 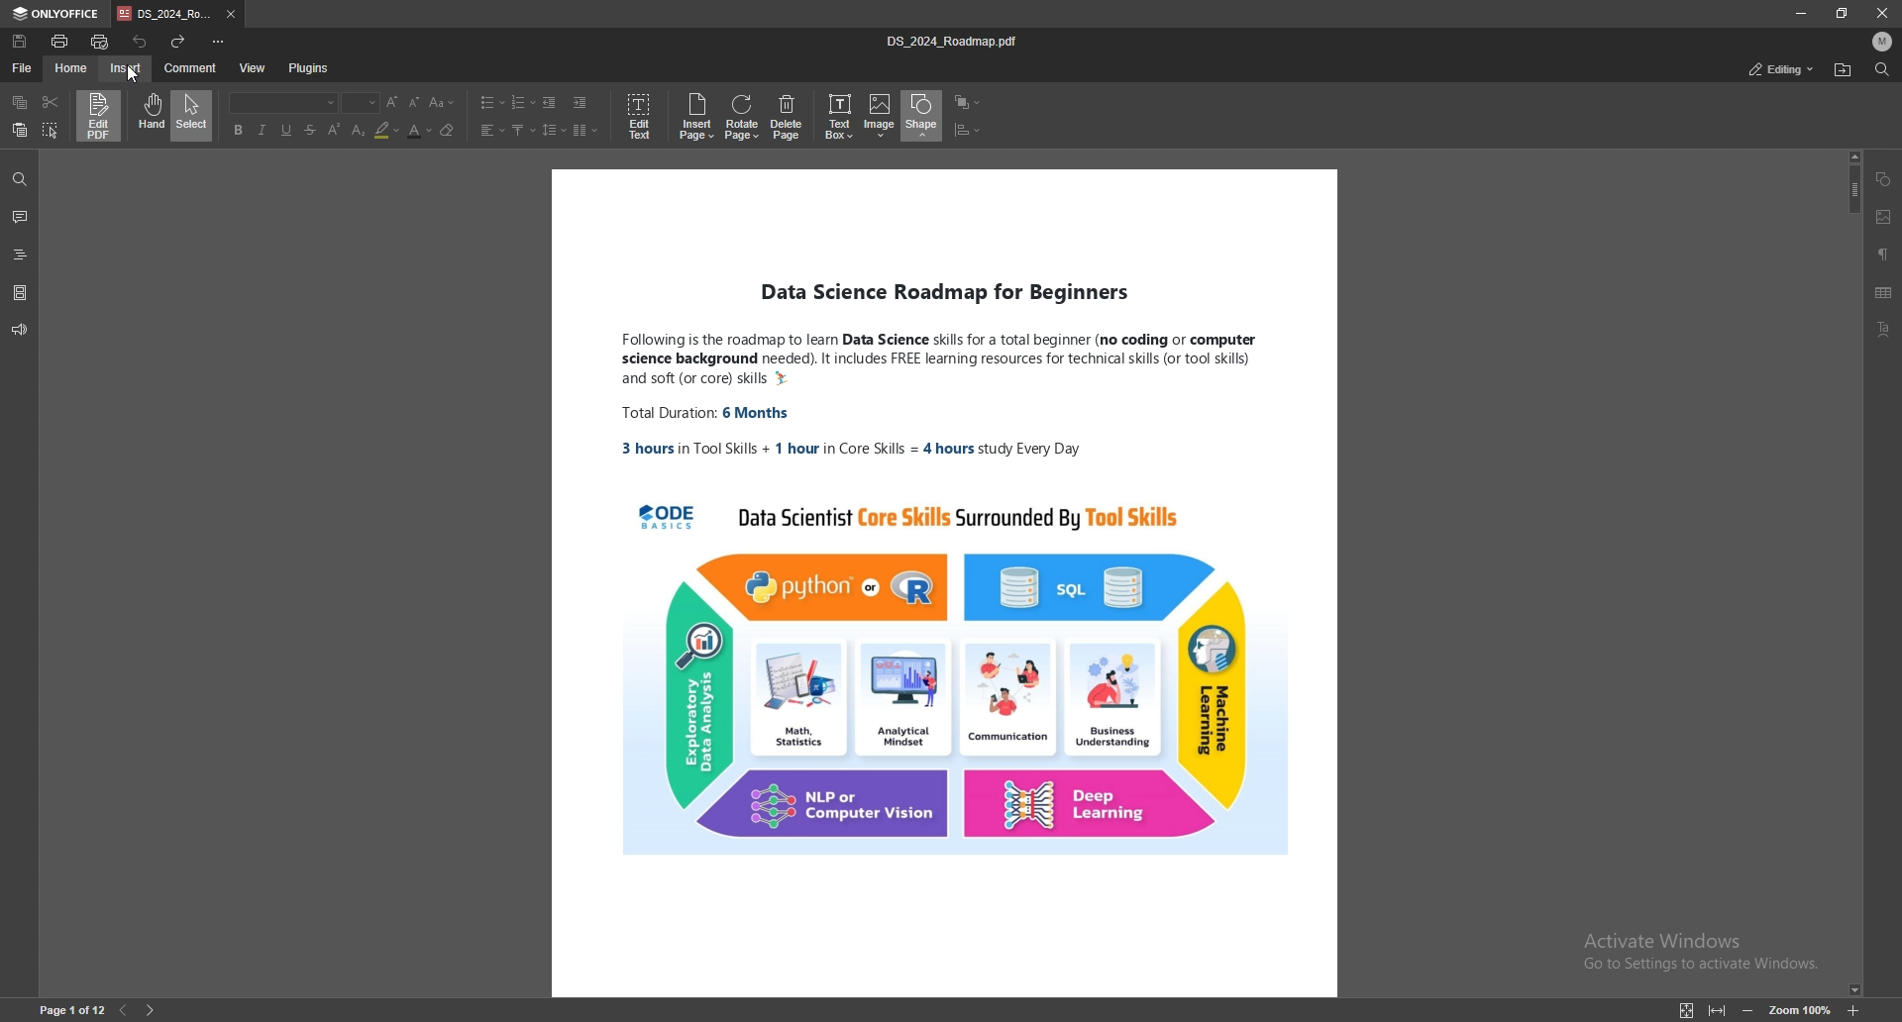 I want to click on paragraph, so click(x=1884, y=254).